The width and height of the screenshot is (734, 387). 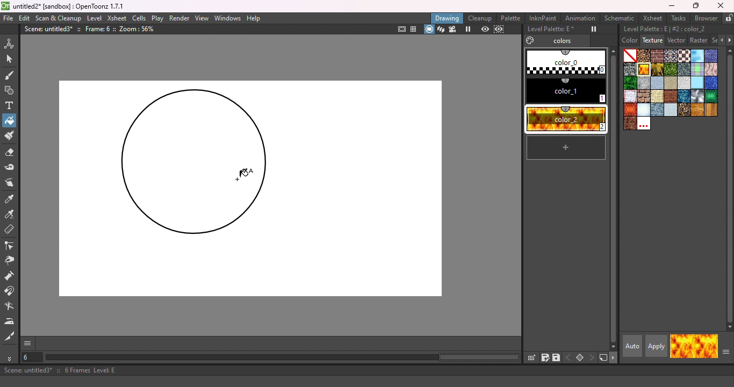 I want to click on Freeze, so click(x=591, y=30).